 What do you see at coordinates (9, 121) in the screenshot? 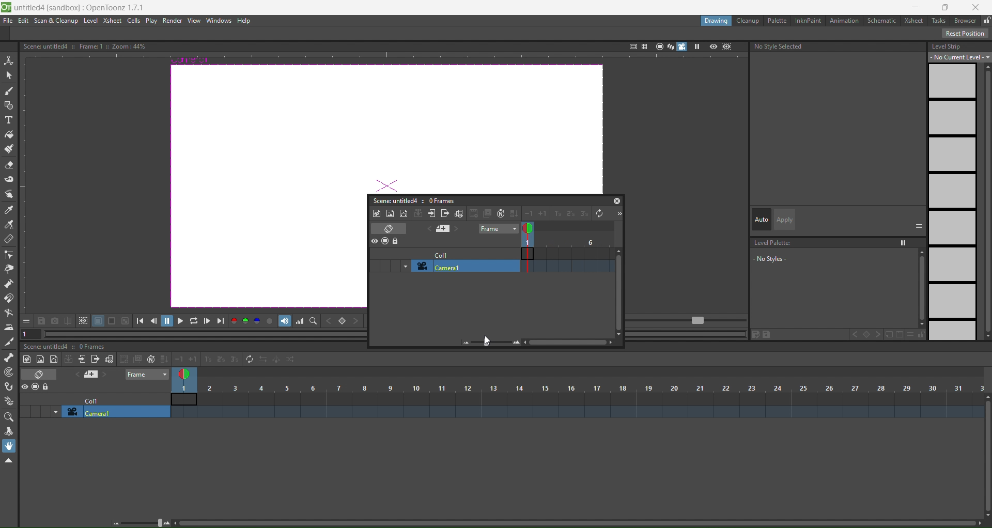
I see `type tool` at bounding box center [9, 121].